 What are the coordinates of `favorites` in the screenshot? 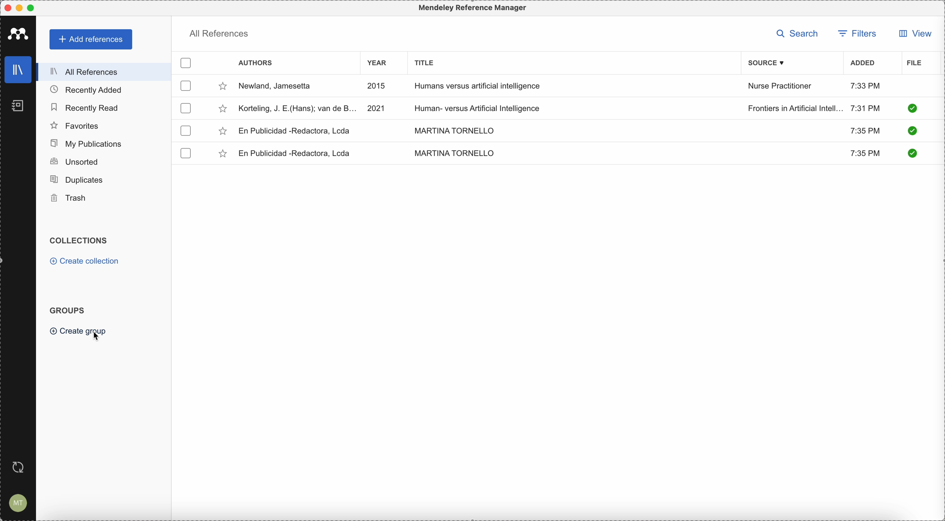 It's located at (75, 126).